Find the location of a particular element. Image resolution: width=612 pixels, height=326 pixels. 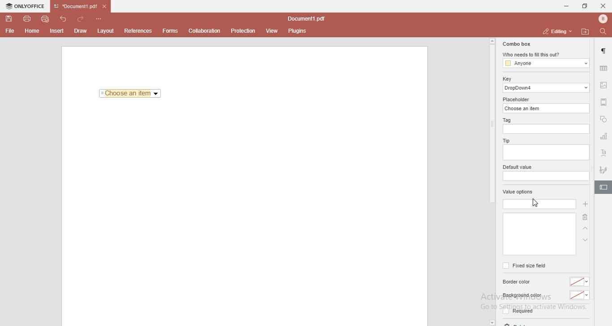

customise quick access toolbar is located at coordinates (100, 18).